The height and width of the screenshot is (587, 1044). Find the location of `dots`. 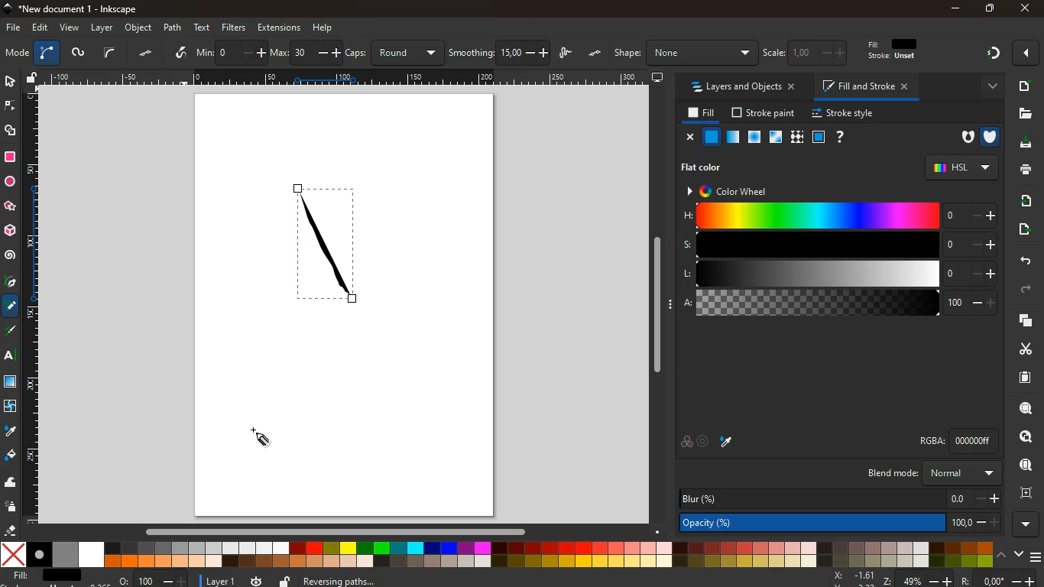

dots is located at coordinates (148, 54).